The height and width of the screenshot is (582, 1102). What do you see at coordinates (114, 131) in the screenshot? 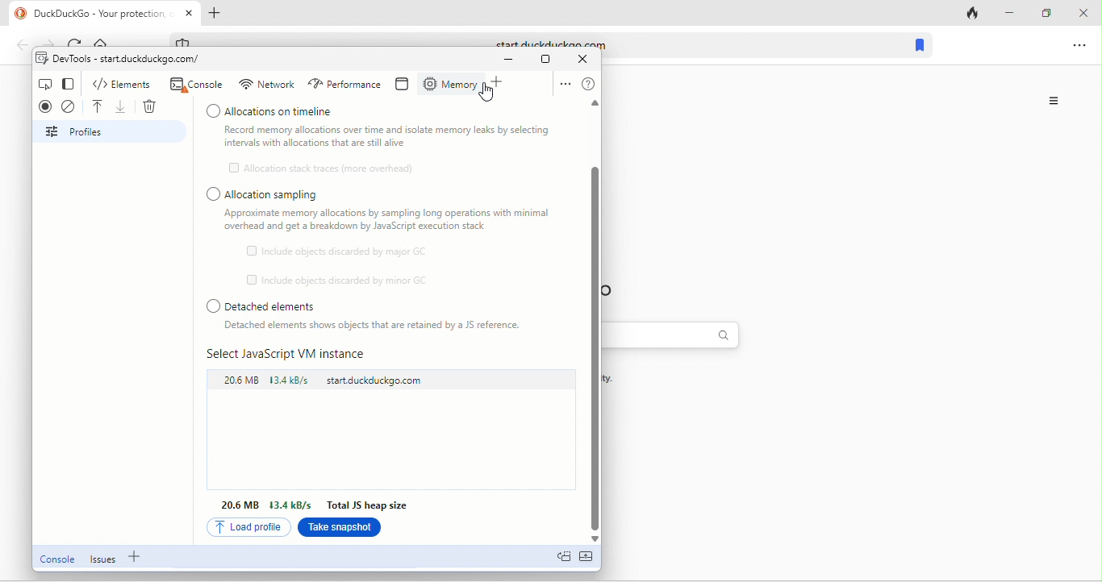
I see `profiles` at bounding box center [114, 131].